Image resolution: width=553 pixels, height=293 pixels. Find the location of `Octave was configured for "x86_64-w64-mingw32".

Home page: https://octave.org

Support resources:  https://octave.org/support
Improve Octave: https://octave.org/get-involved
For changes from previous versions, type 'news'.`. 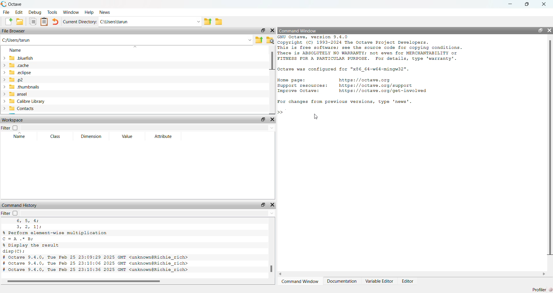

Octave was configured for "x86_64-w64-mingw32".

Home page: https://octave.org

Support resources:  https://octave.org/support
Improve Octave: https://octave.org/get-involved
For changes from previous versions, type 'news'. is located at coordinates (354, 85).